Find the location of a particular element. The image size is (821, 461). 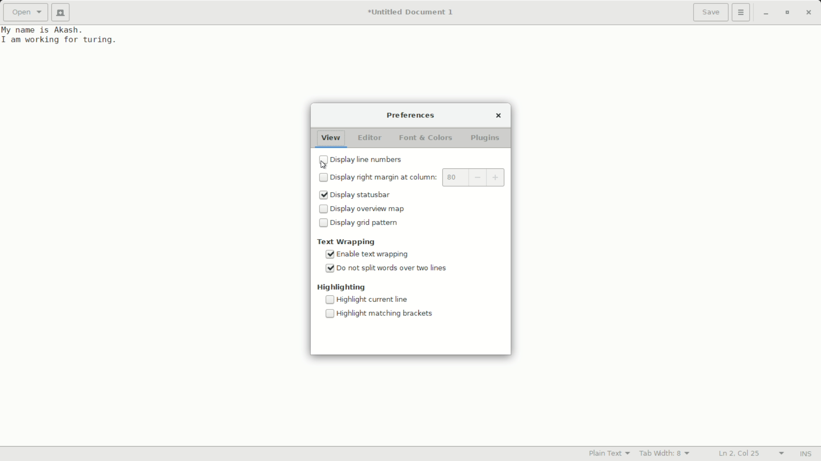

highlighting current file is located at coordinates (376, 299).